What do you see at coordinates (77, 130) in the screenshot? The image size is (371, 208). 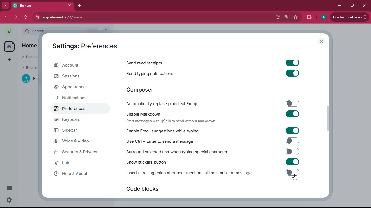 I see `sidebar` at bounding box center [77, 130].